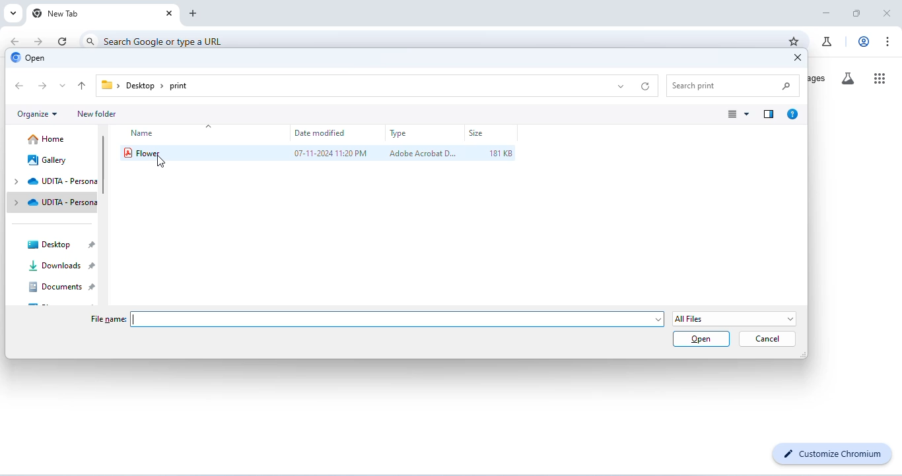 This screenshot has width=902, height=476. Describe the element at coordinates (792, 42) in the screenshot. I see `add bookmarks` at that location.